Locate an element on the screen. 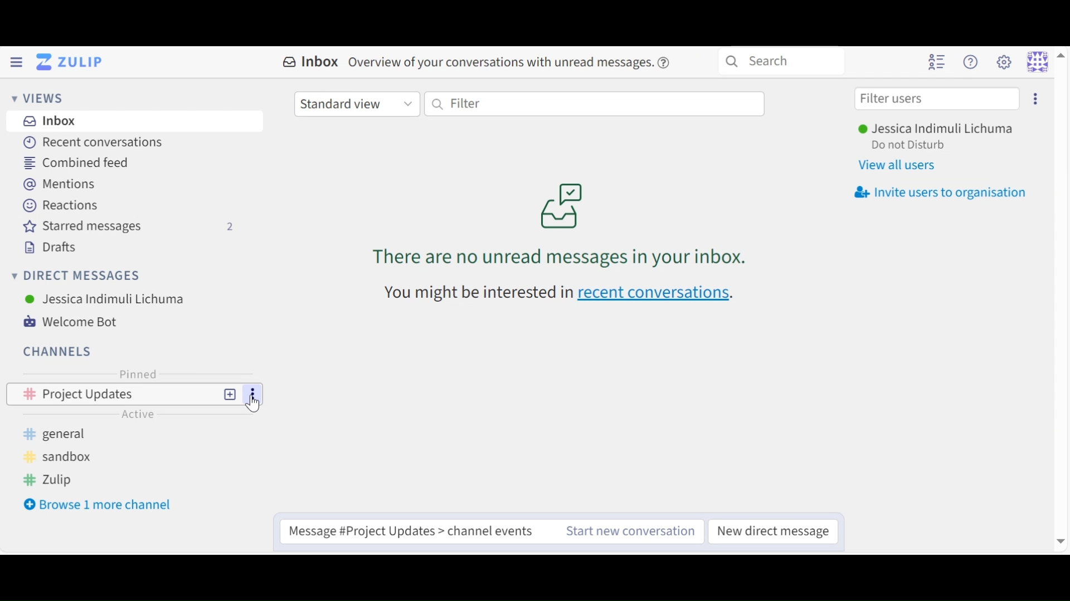  overview of conversations is located at coordinates (512, 62).